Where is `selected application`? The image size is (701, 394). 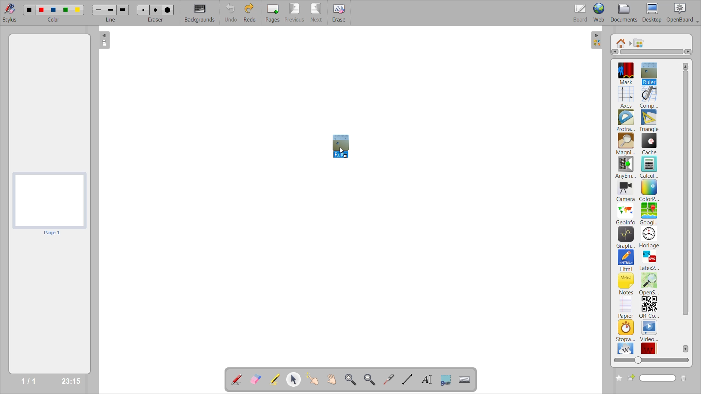
selected application is located at coordinates (343, 147).